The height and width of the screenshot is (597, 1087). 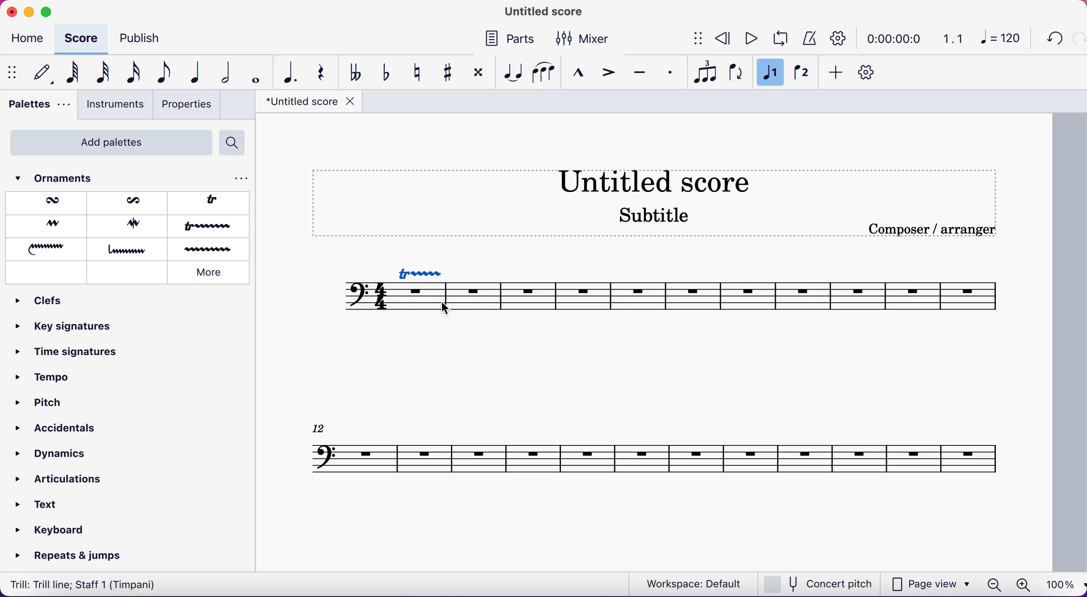 What do you see at coordinates (954, 38) in the screenshot?
I see `1.1` at bounding box center [954, 38].